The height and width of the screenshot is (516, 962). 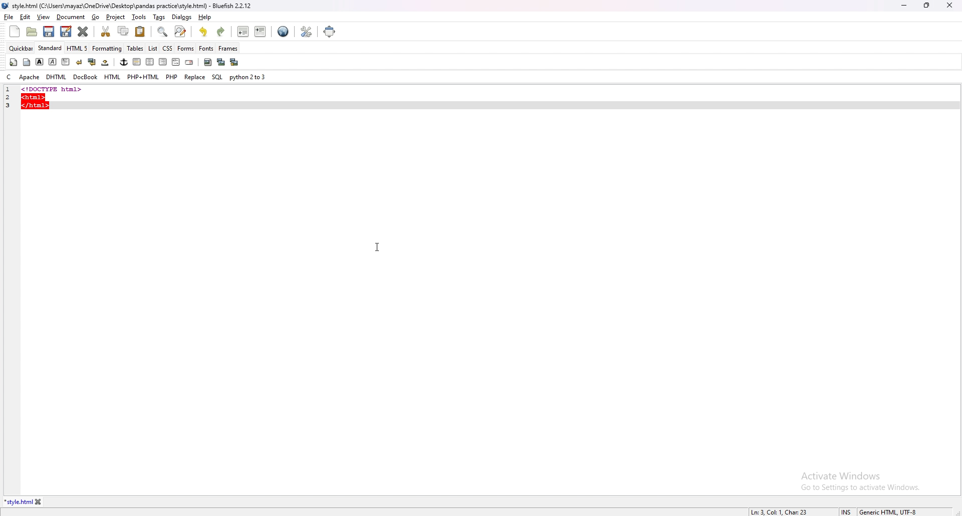 I want to click on break, so click(x=79, y=62).